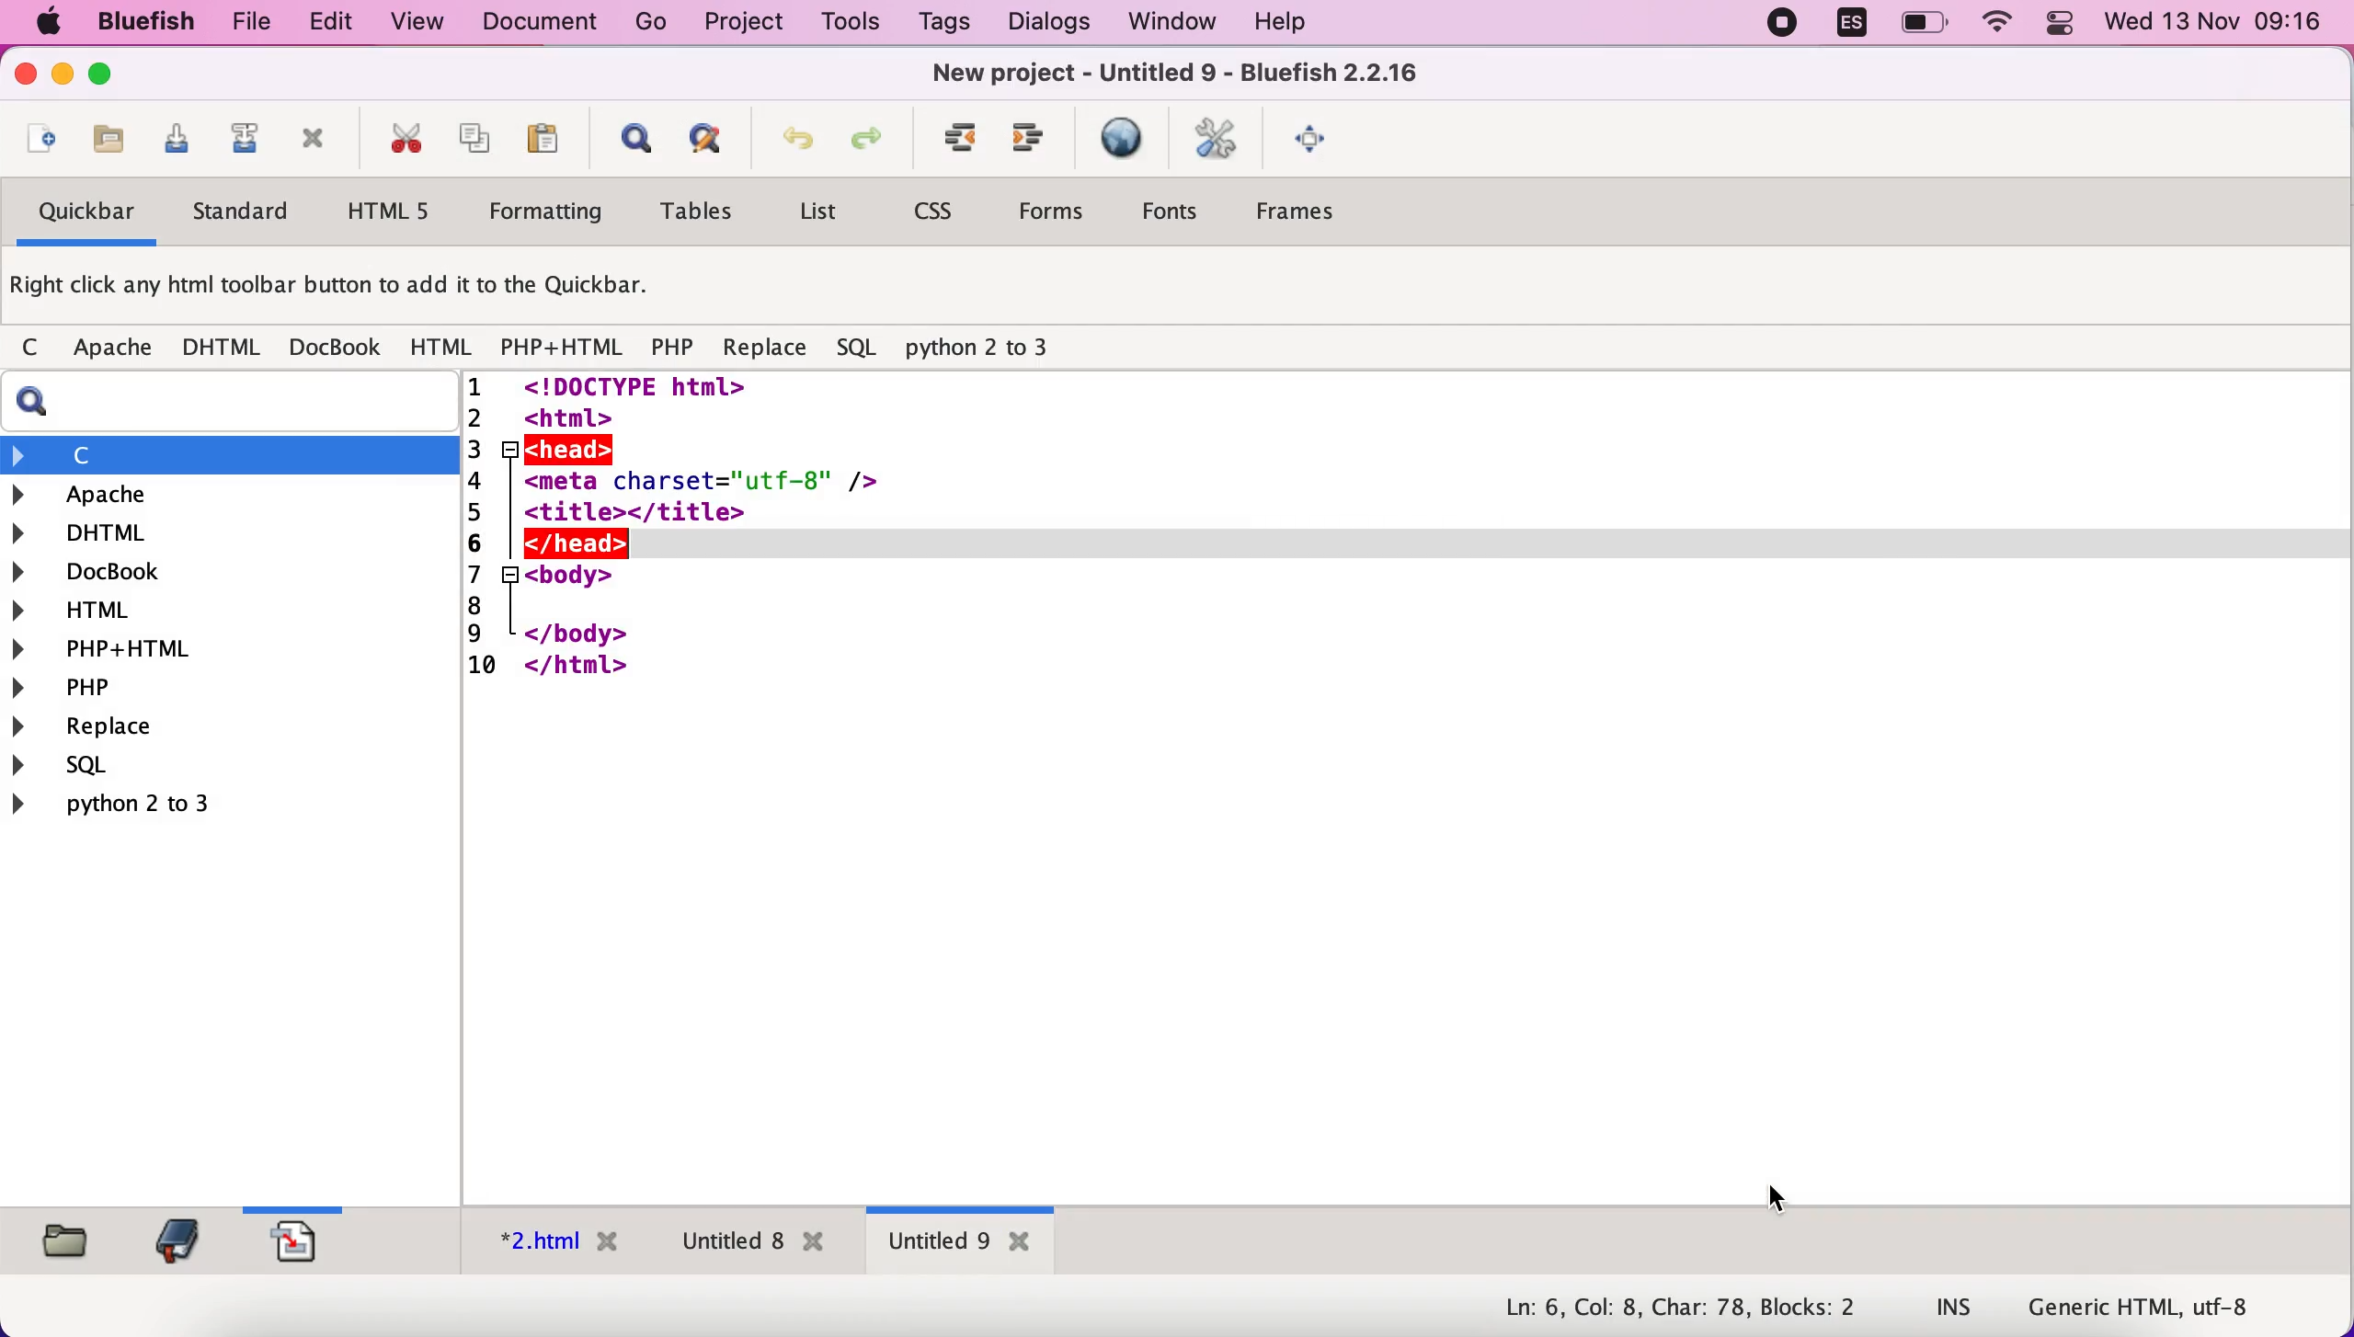 The image size is (2354, 1337). I want to click on file, so click(243, 23).